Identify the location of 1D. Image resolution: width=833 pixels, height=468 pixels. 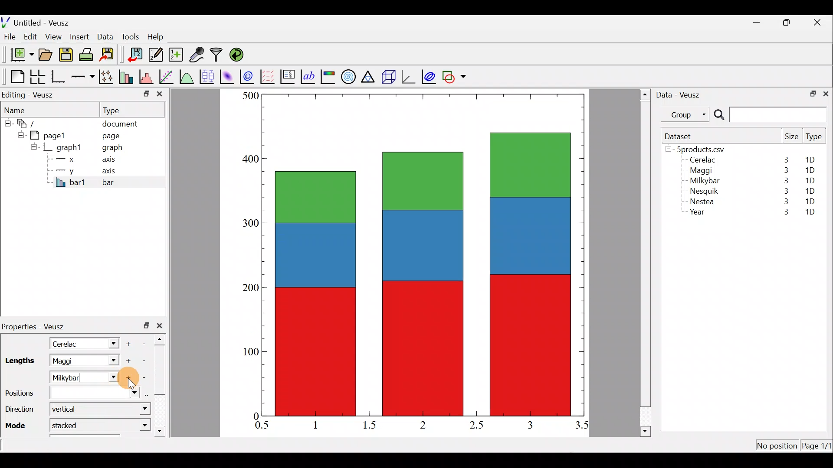
(810, 201).